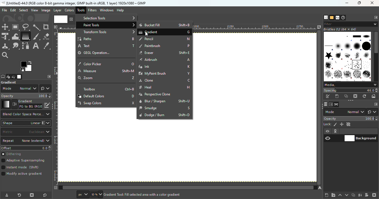  I want to click on Default colors, so click(106, 96).